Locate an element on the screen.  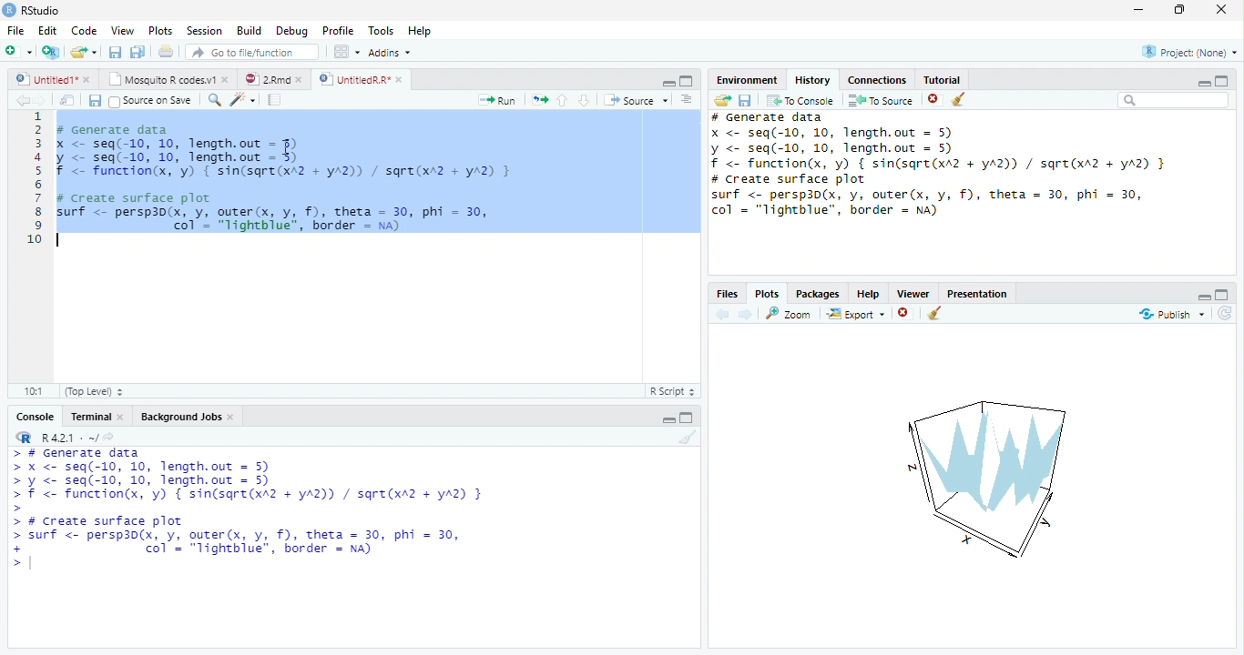
close is located at coordinates (300, 80).